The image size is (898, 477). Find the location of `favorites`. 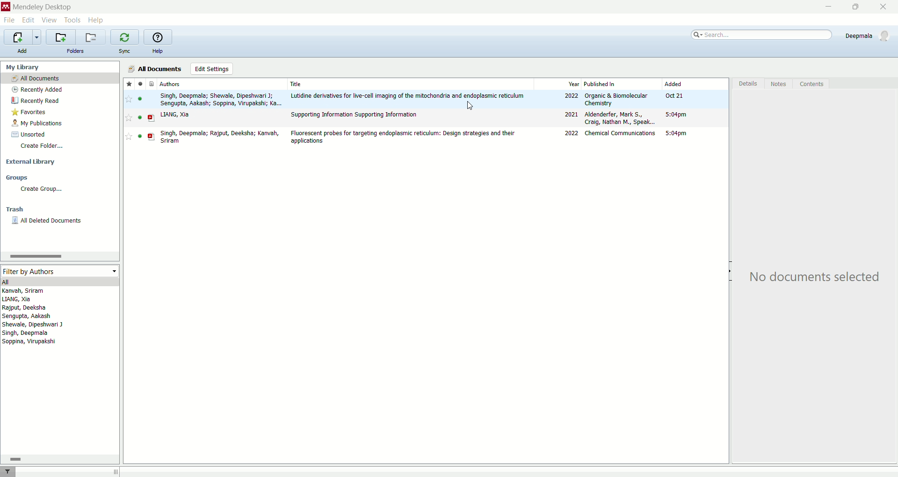

favorites is located at coordinates (30, 112).